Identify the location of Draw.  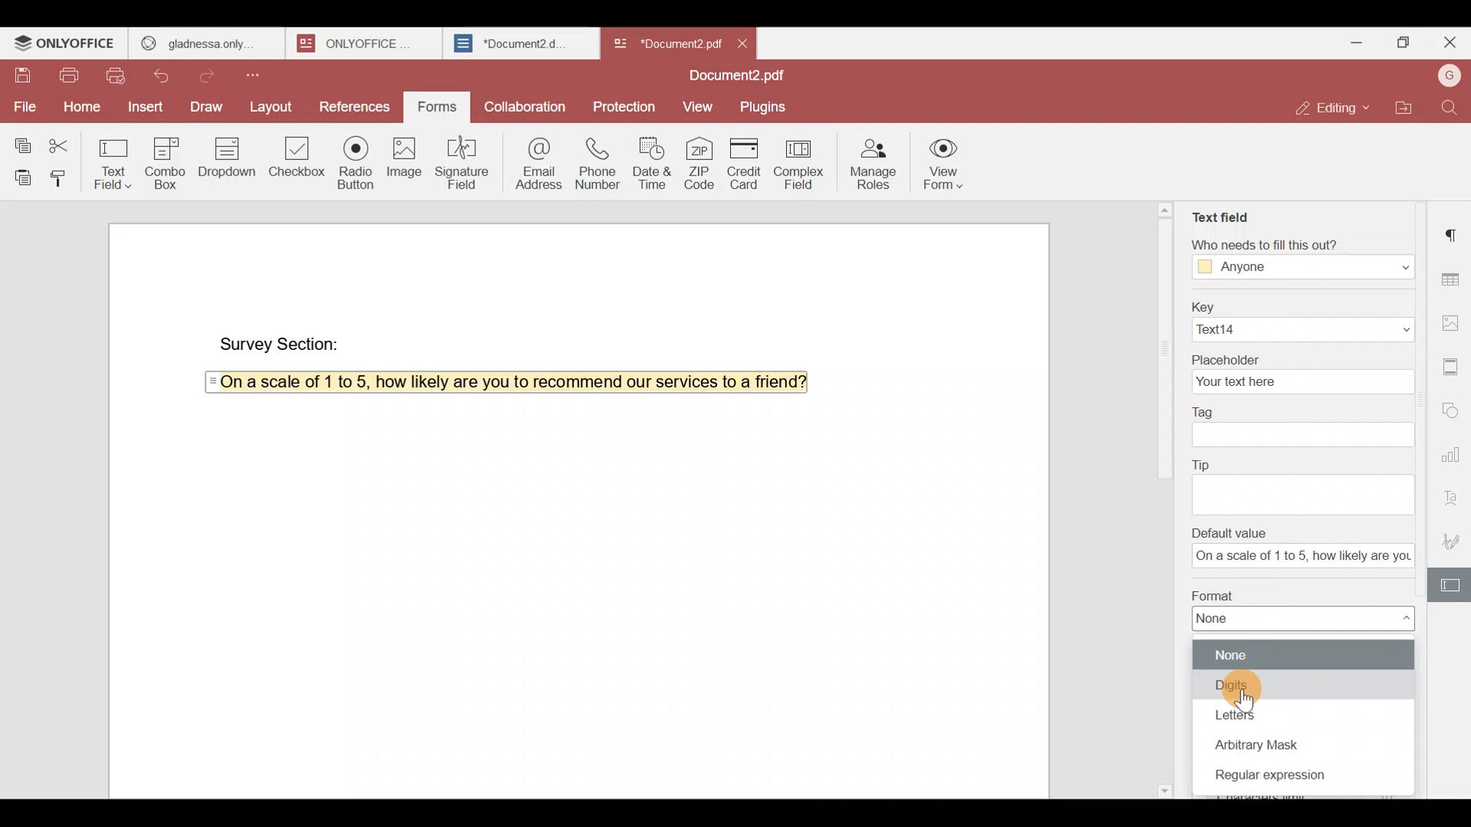
(206, 106).